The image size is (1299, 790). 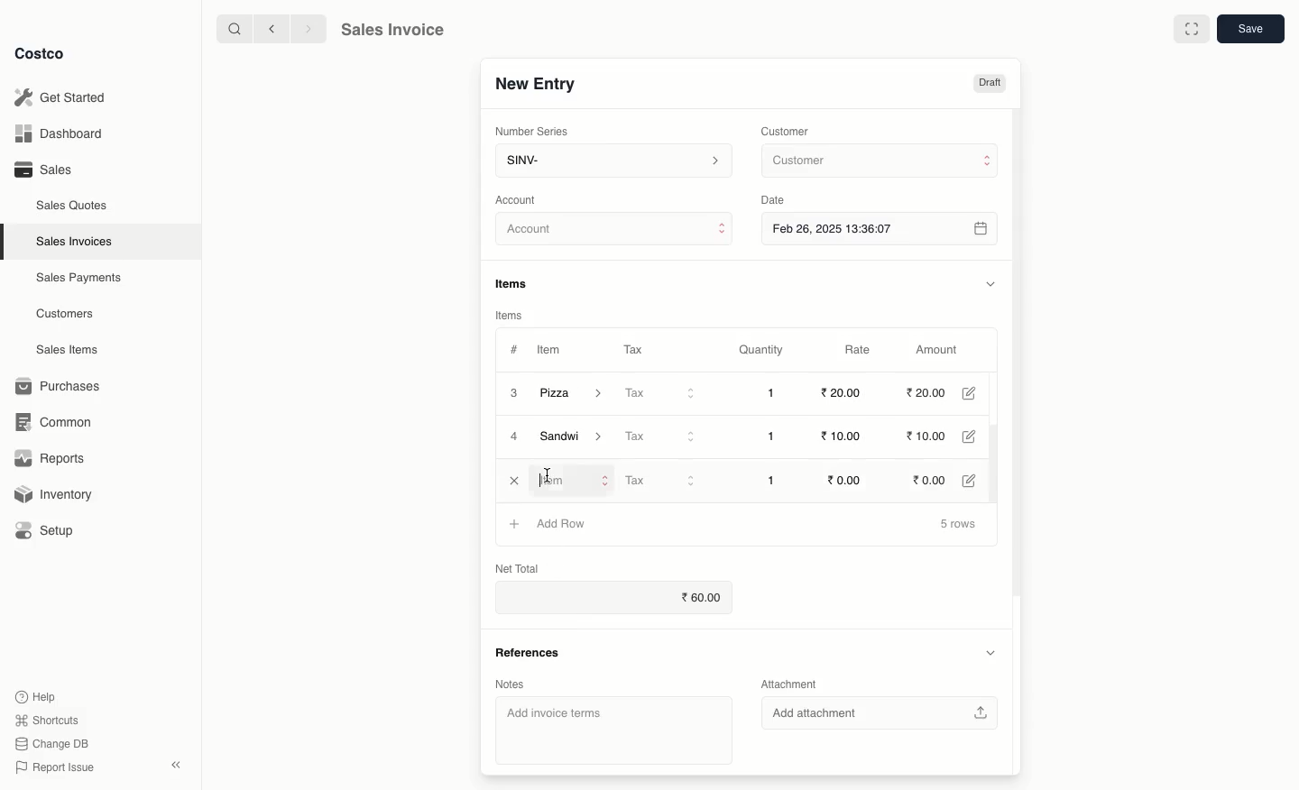 What do you see at coordinates (776, 436) in the screenshot?
I see `1` at bounding box center [776, 436].